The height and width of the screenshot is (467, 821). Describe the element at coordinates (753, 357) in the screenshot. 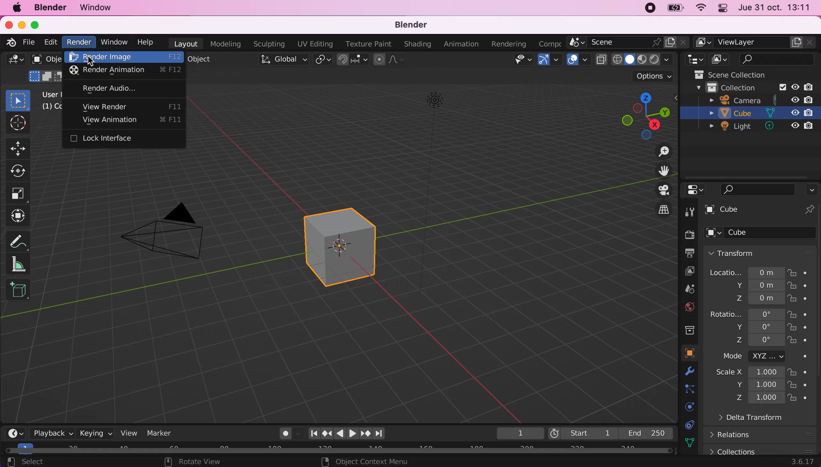

I see `mode` at that location.